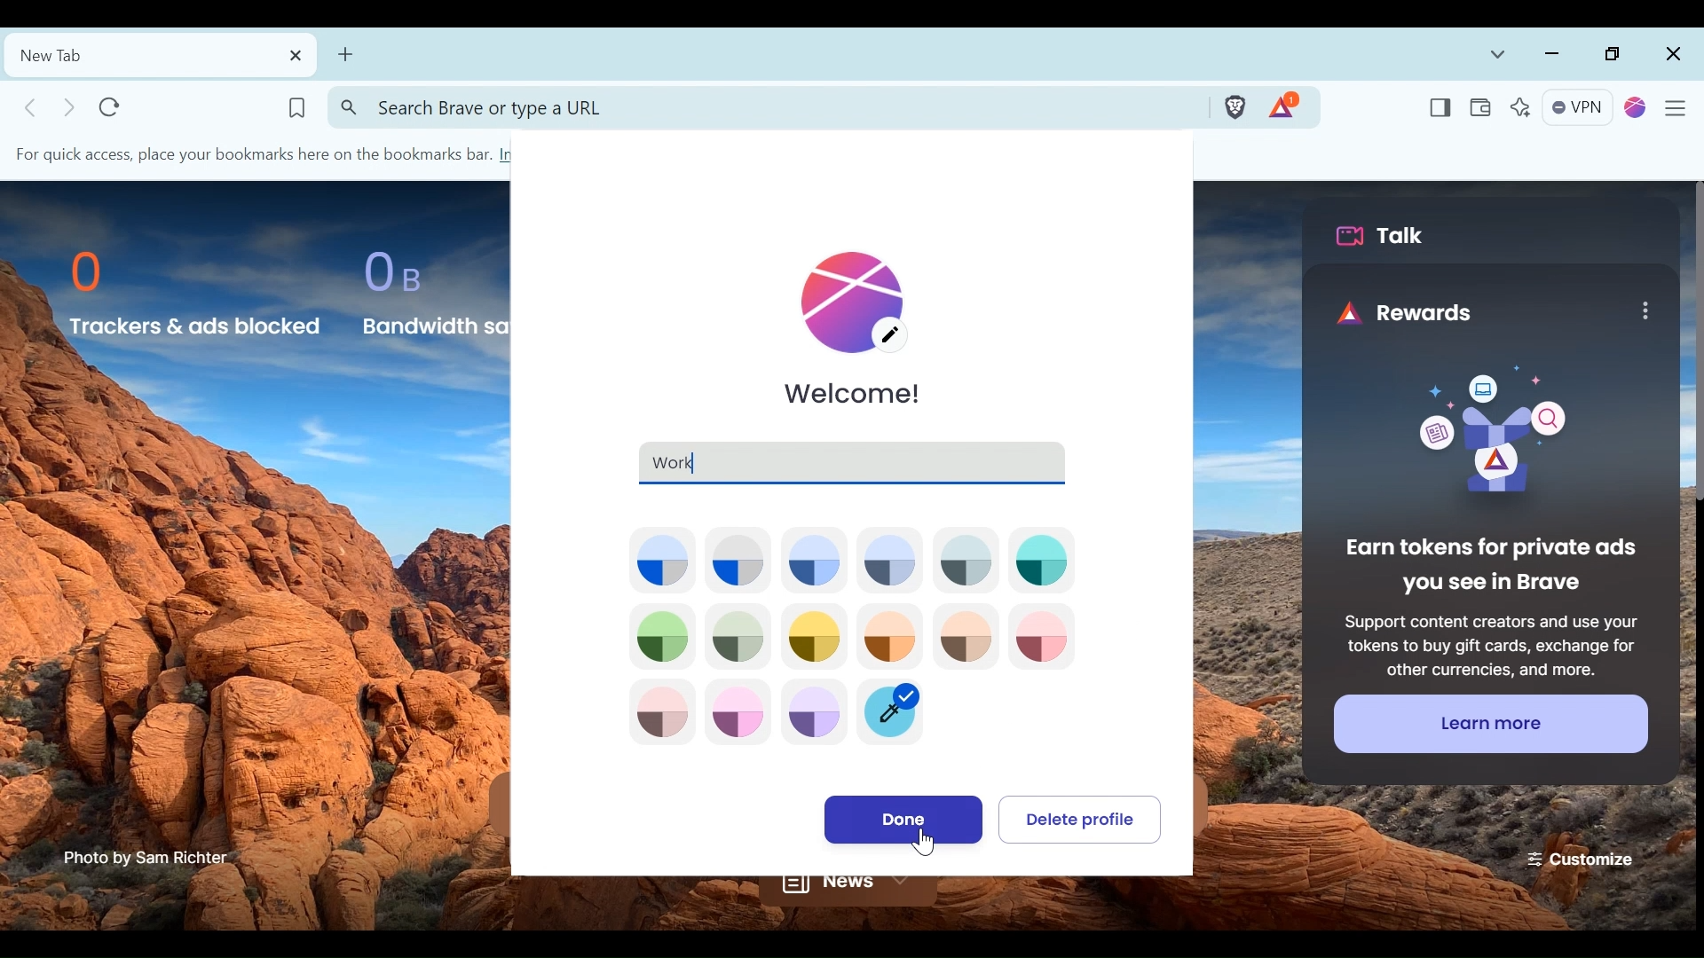 This screenshot has height=958, width=1704. Describe the element at coordinates (893, 637) in the screenshot. I see `Theme` at that location.